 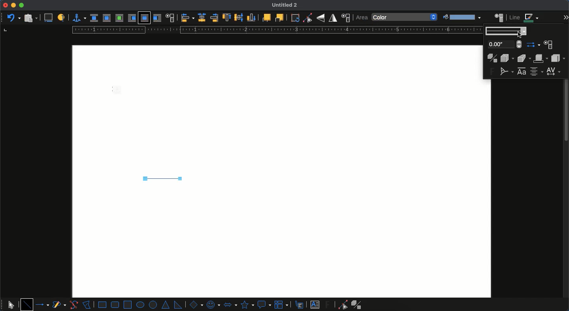 I want to click on square, so click(x=128, y=304).